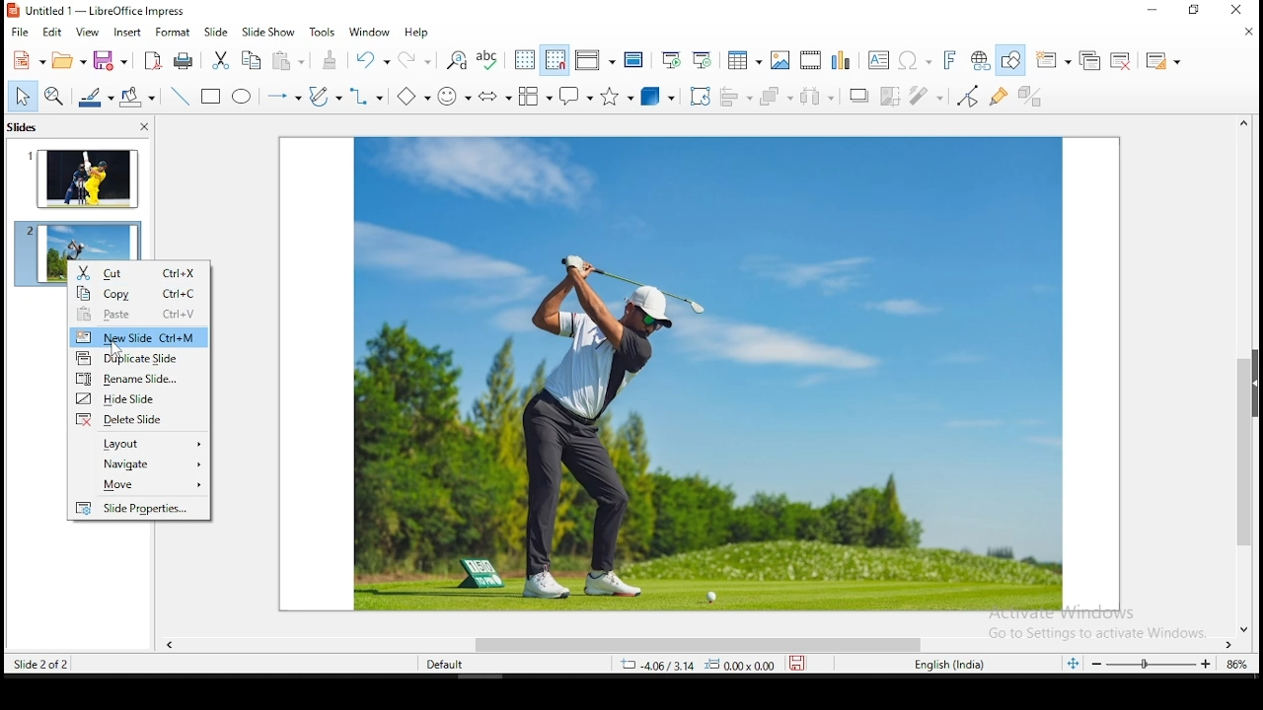  Describe the element at coordinates (139, 484) in the screenshot. I see `Move` at that location.